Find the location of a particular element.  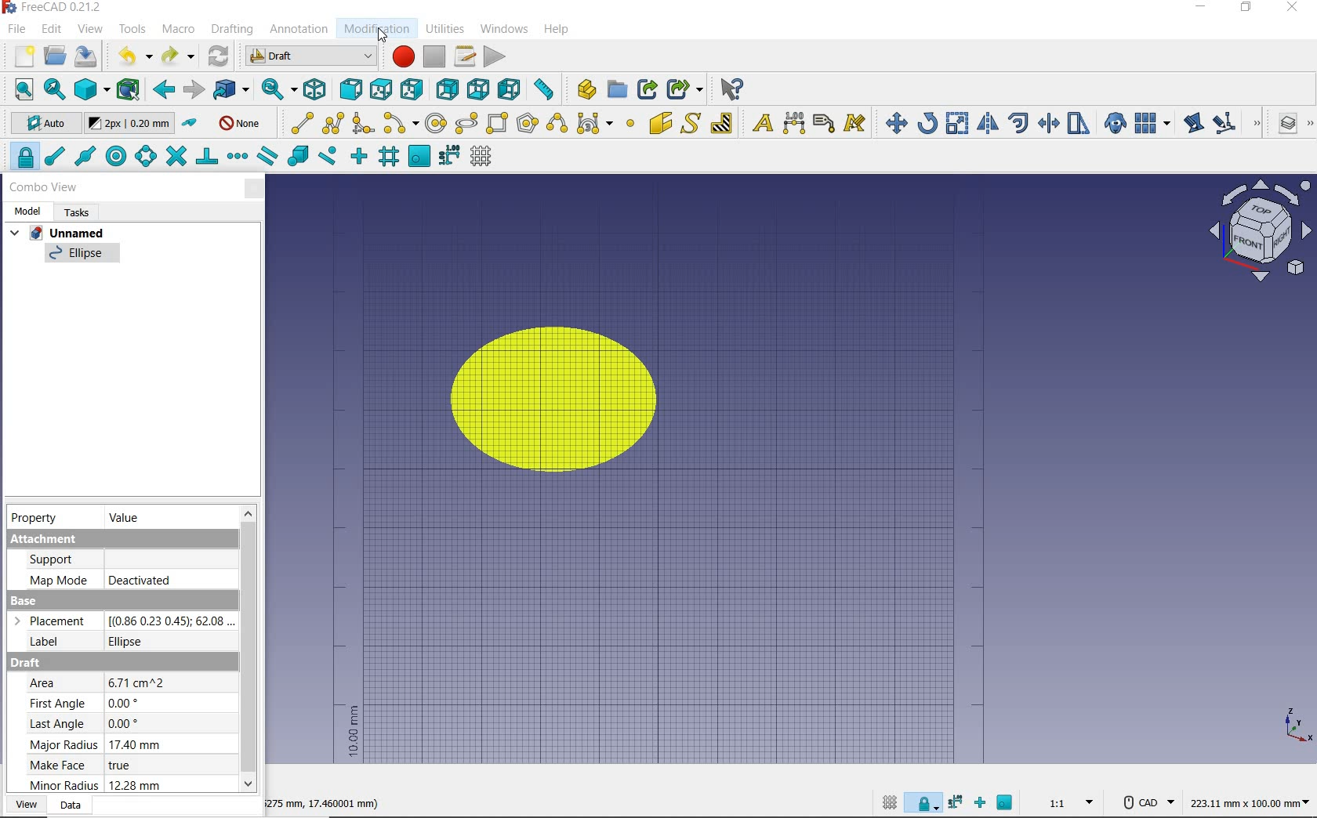

tools is located at coordinates (135, 30).